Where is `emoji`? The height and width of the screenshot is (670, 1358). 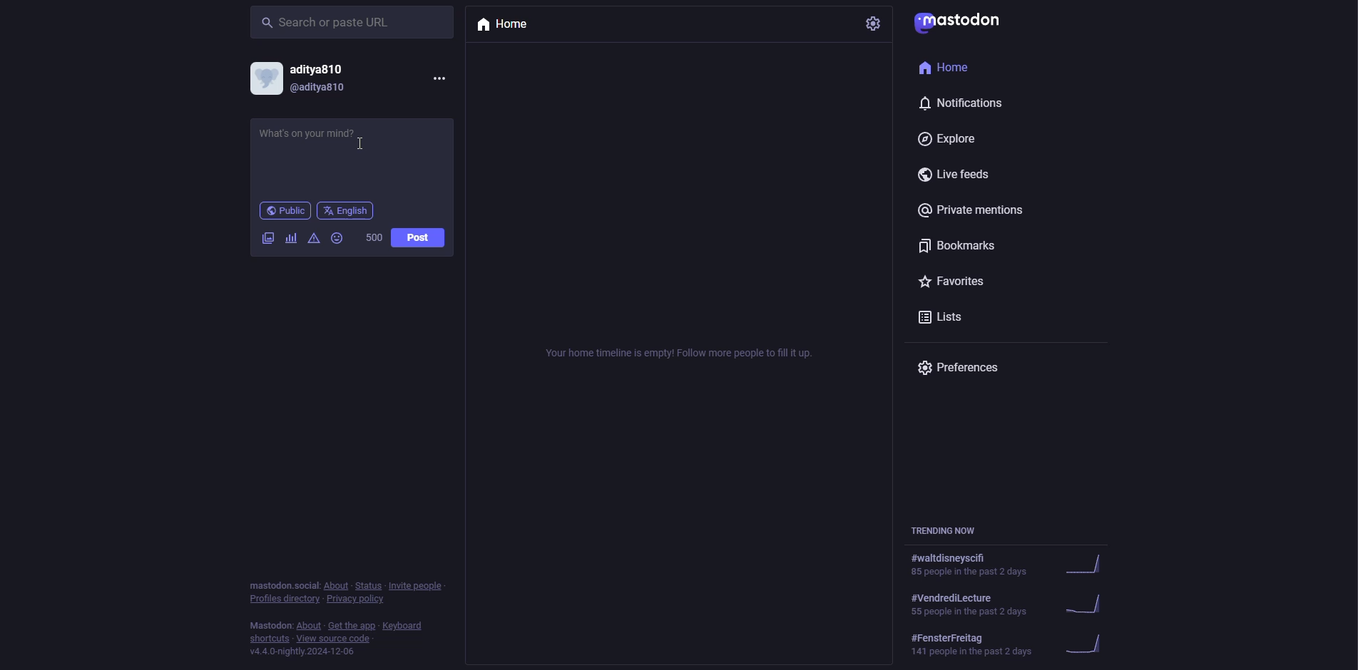
emoji is located at coordinates (338, 238).